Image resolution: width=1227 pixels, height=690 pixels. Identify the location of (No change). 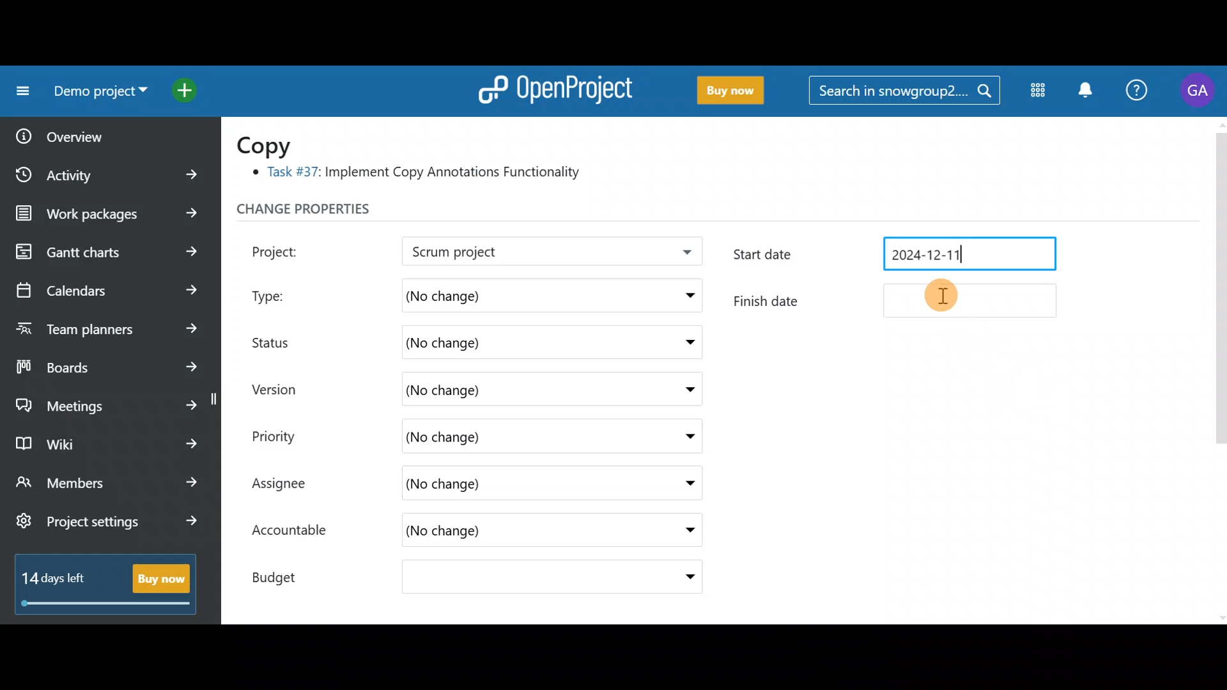
(490, 533).